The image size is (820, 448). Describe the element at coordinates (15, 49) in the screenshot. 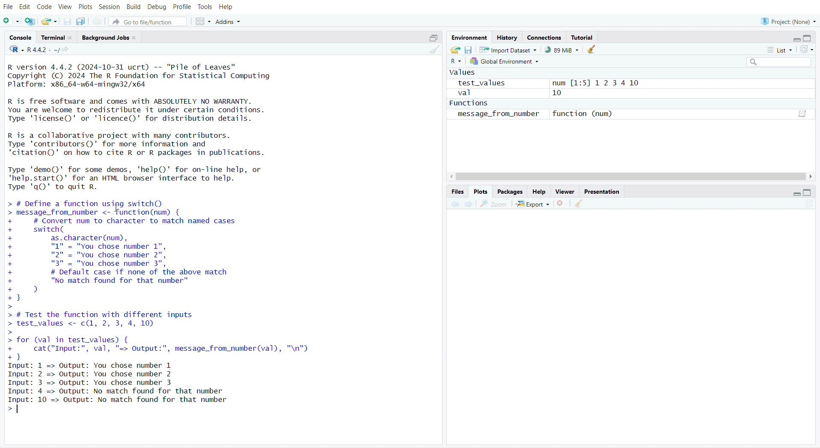

I see `R` at that location.